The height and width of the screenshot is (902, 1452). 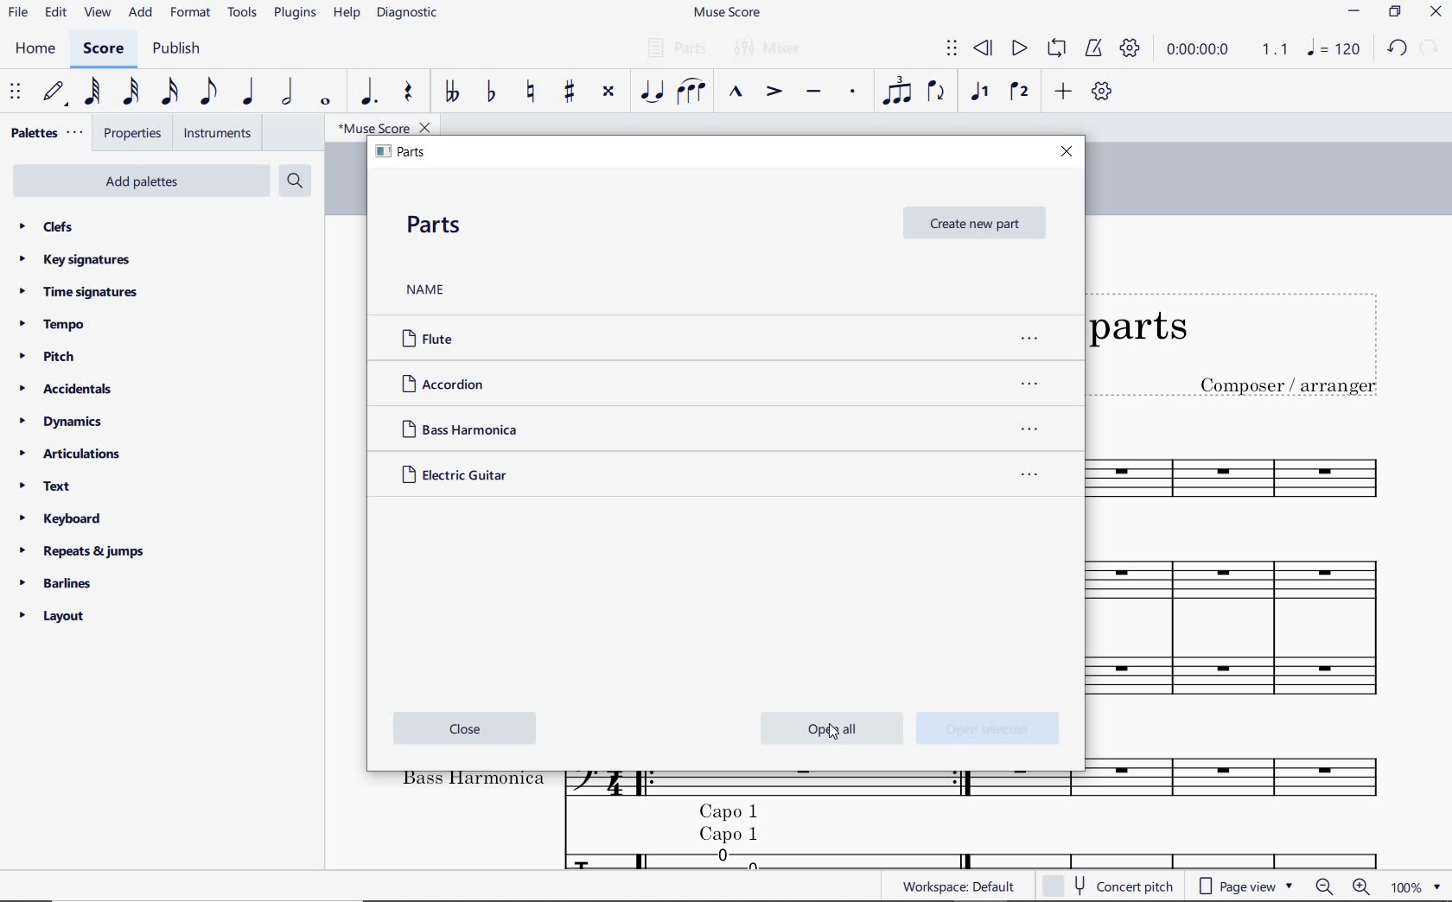 What do you see at coordinates (243, 12) in the screenshot?
I see `tools` at bounding box center [243, 12].